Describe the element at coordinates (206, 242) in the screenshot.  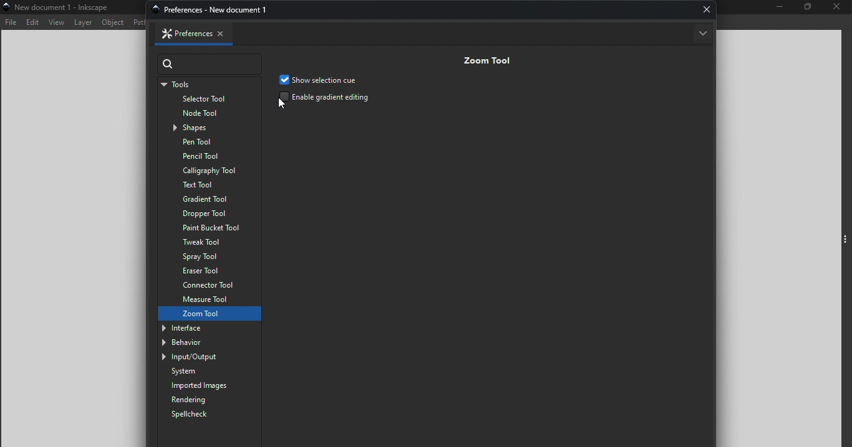
I see `Tweak tool` at that location.